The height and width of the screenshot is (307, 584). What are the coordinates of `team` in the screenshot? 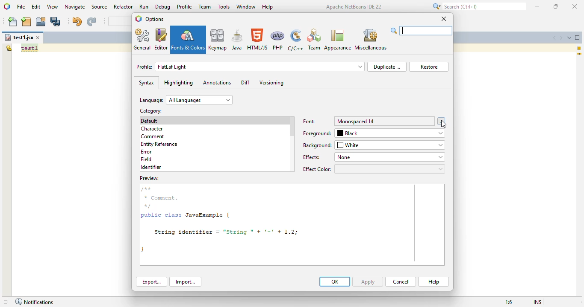 It's located at (205, 6).